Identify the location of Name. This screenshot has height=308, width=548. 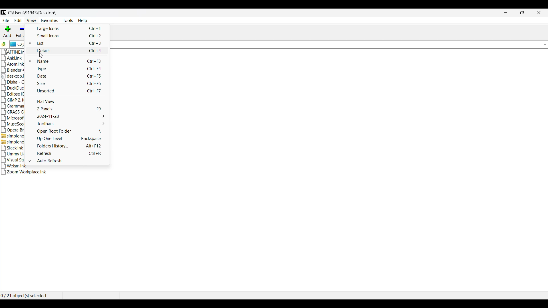
(71, 61).